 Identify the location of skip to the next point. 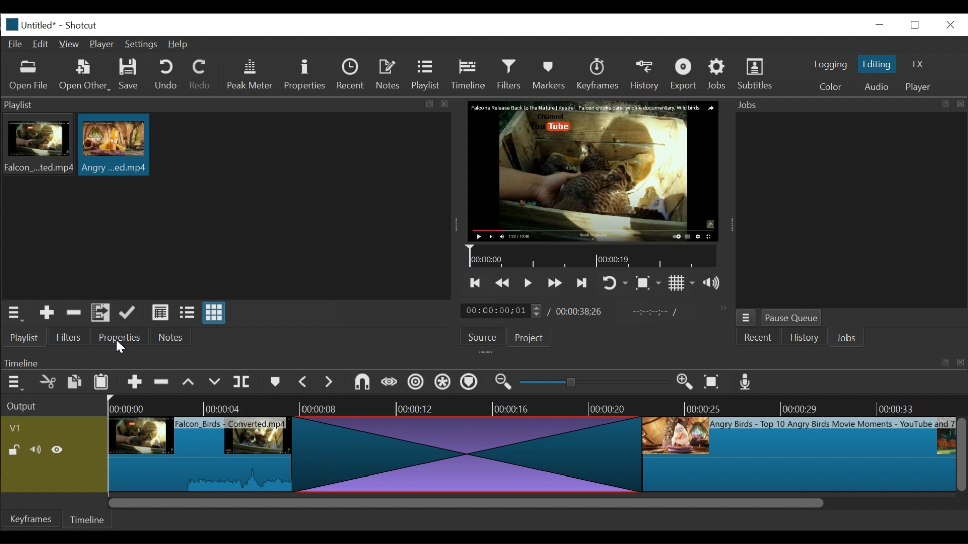
(583, 283).